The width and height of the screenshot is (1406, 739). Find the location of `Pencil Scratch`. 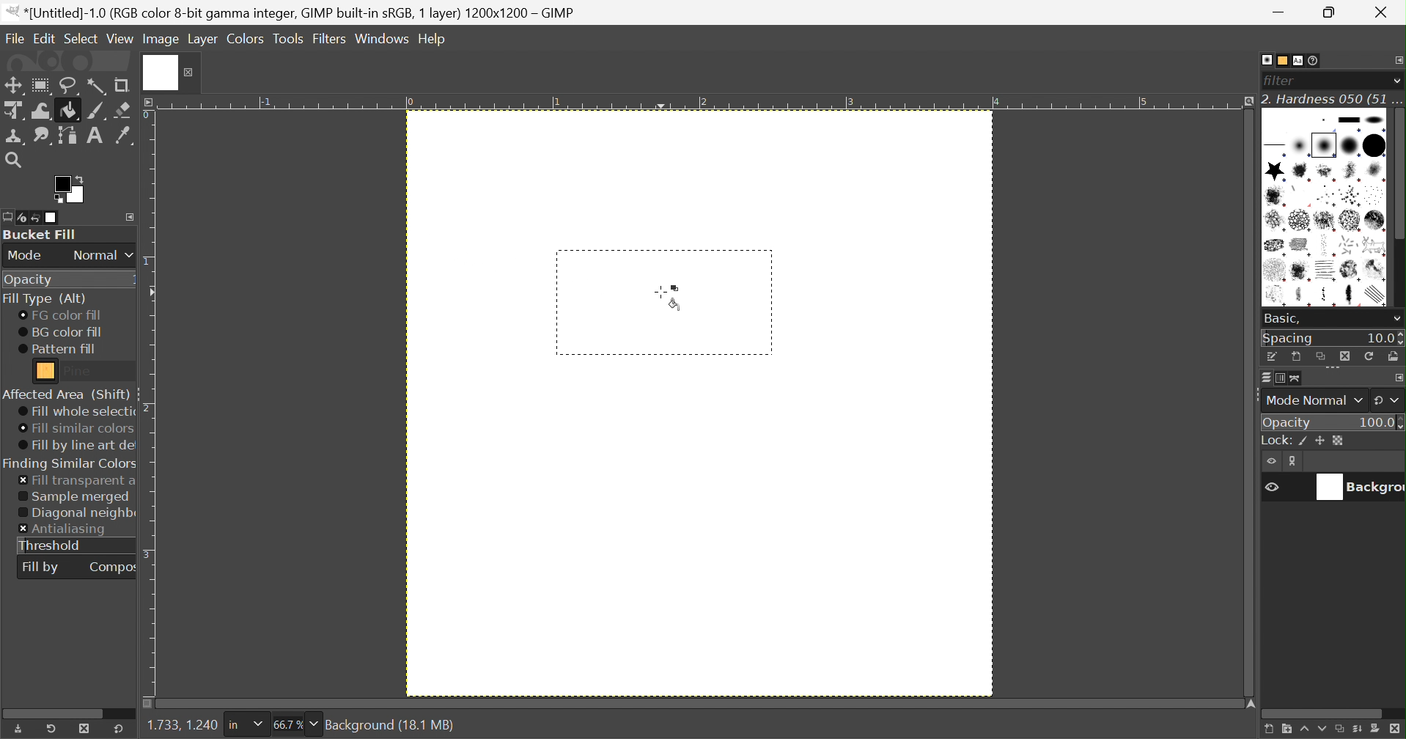

Pencil Scratch is located at coordinates (1377, 295).